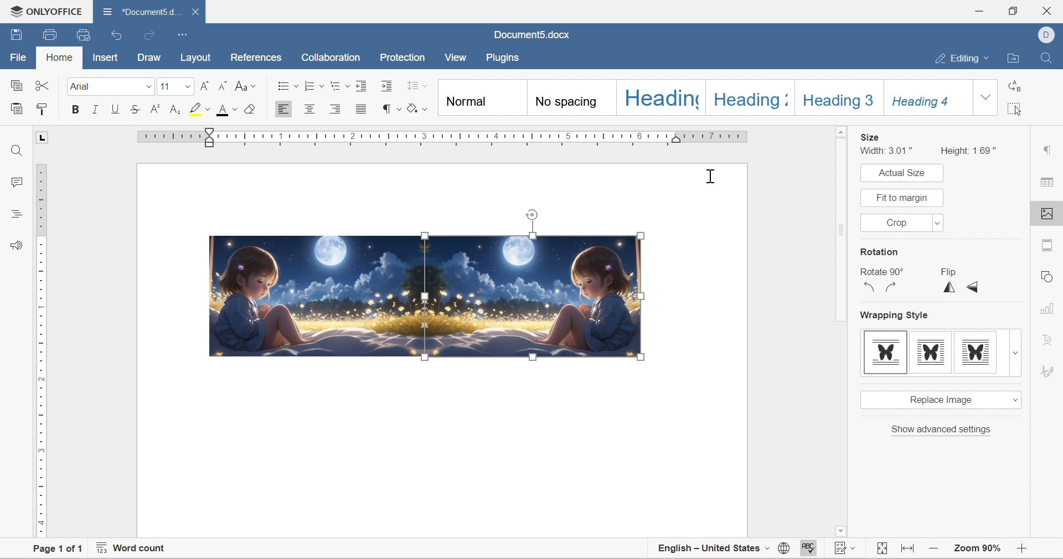 The width and height of the screenshot is (1063, 559). Describe the element at coordinates (870, 287) in the screenshot. I see `rotate anticlockwise` at that location.